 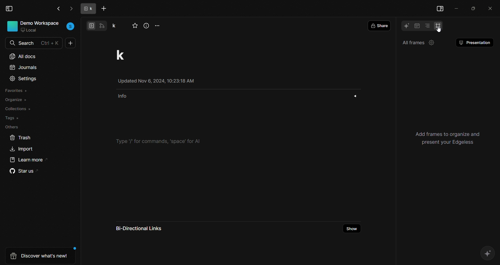 What do you see at coordinates (23, 79) in the screenshot?
I see `settings` at bounding box center [23, 79].